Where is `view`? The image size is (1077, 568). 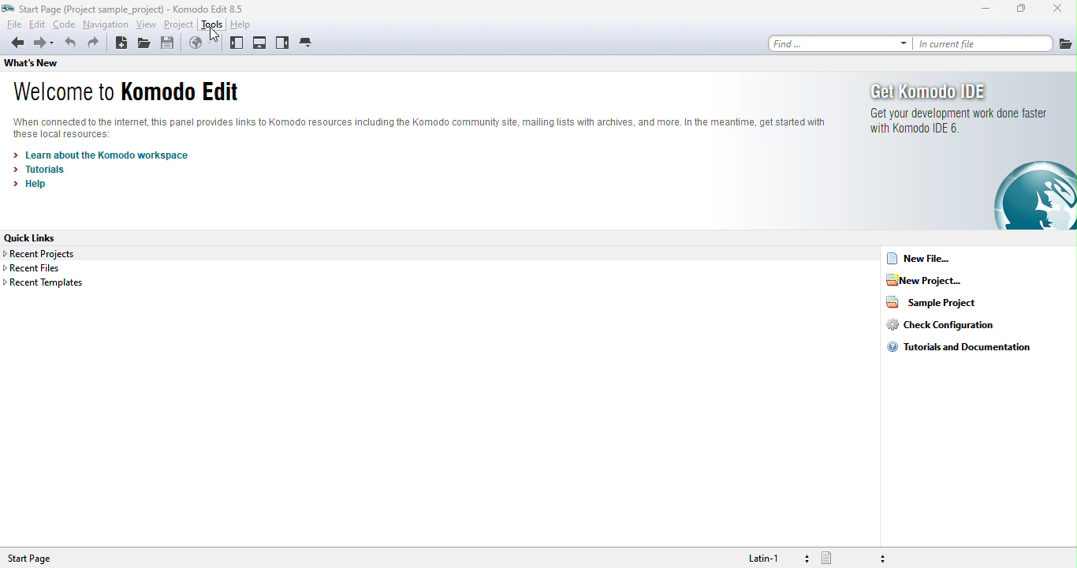 view is located at coordinates (147, 25).